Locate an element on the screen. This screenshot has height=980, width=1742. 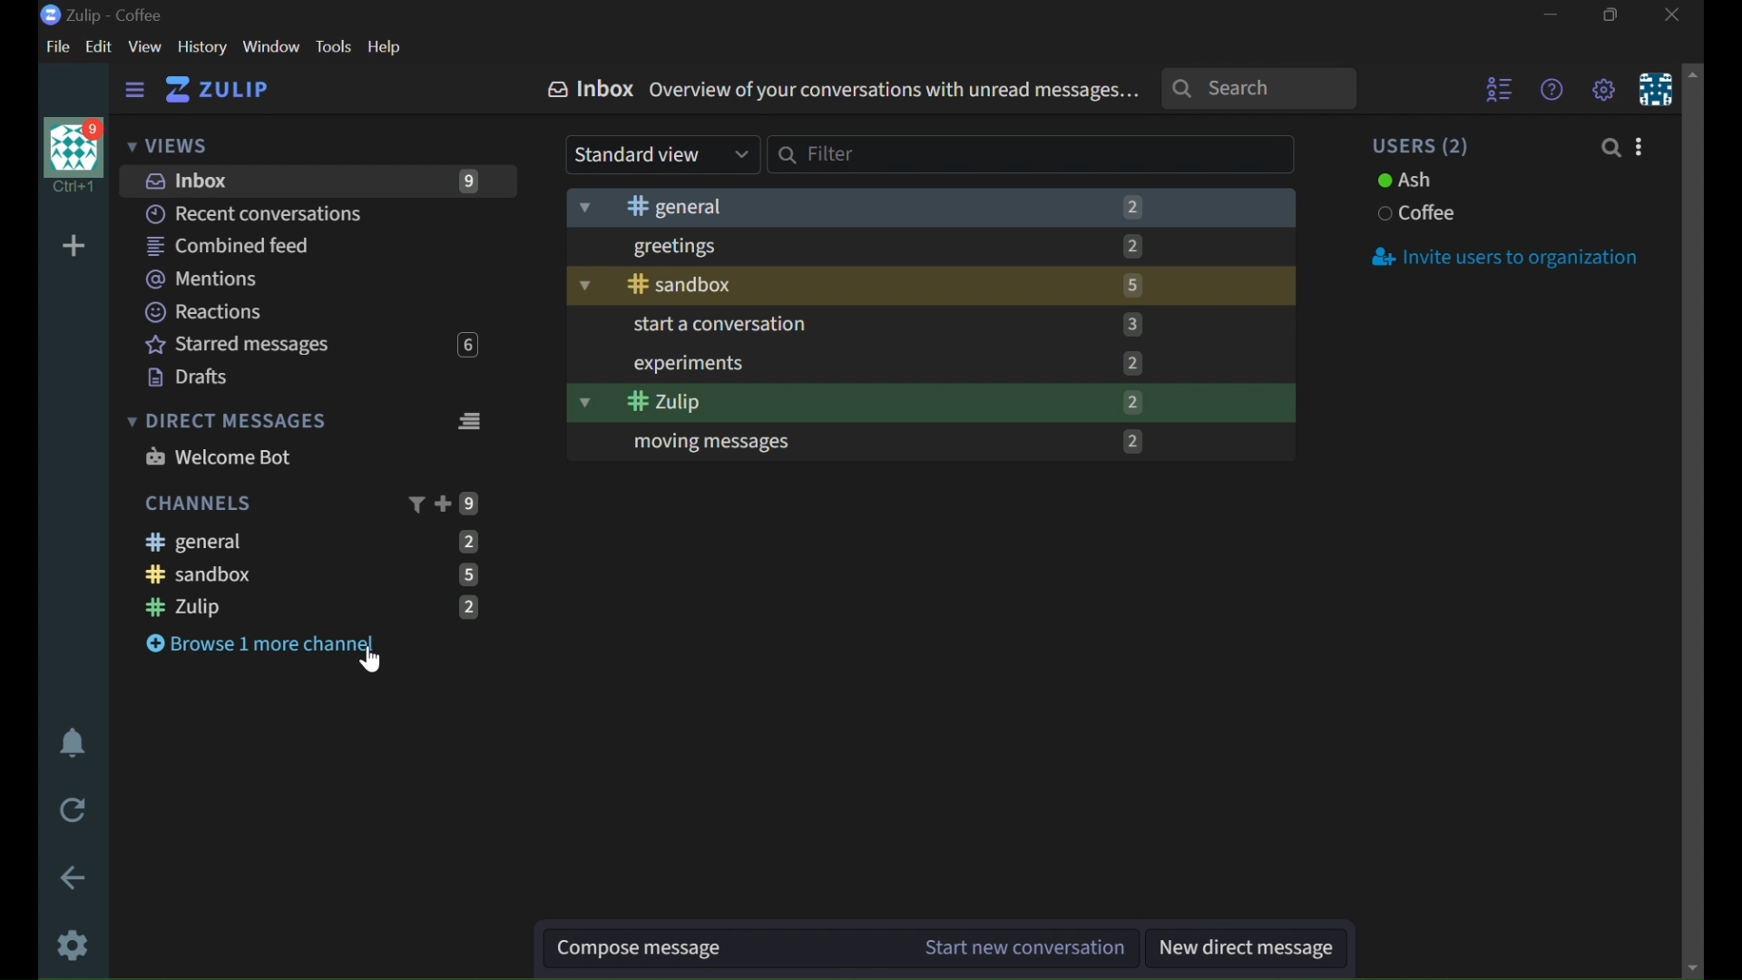
SETTINGS is located at coordinates (74, 945).